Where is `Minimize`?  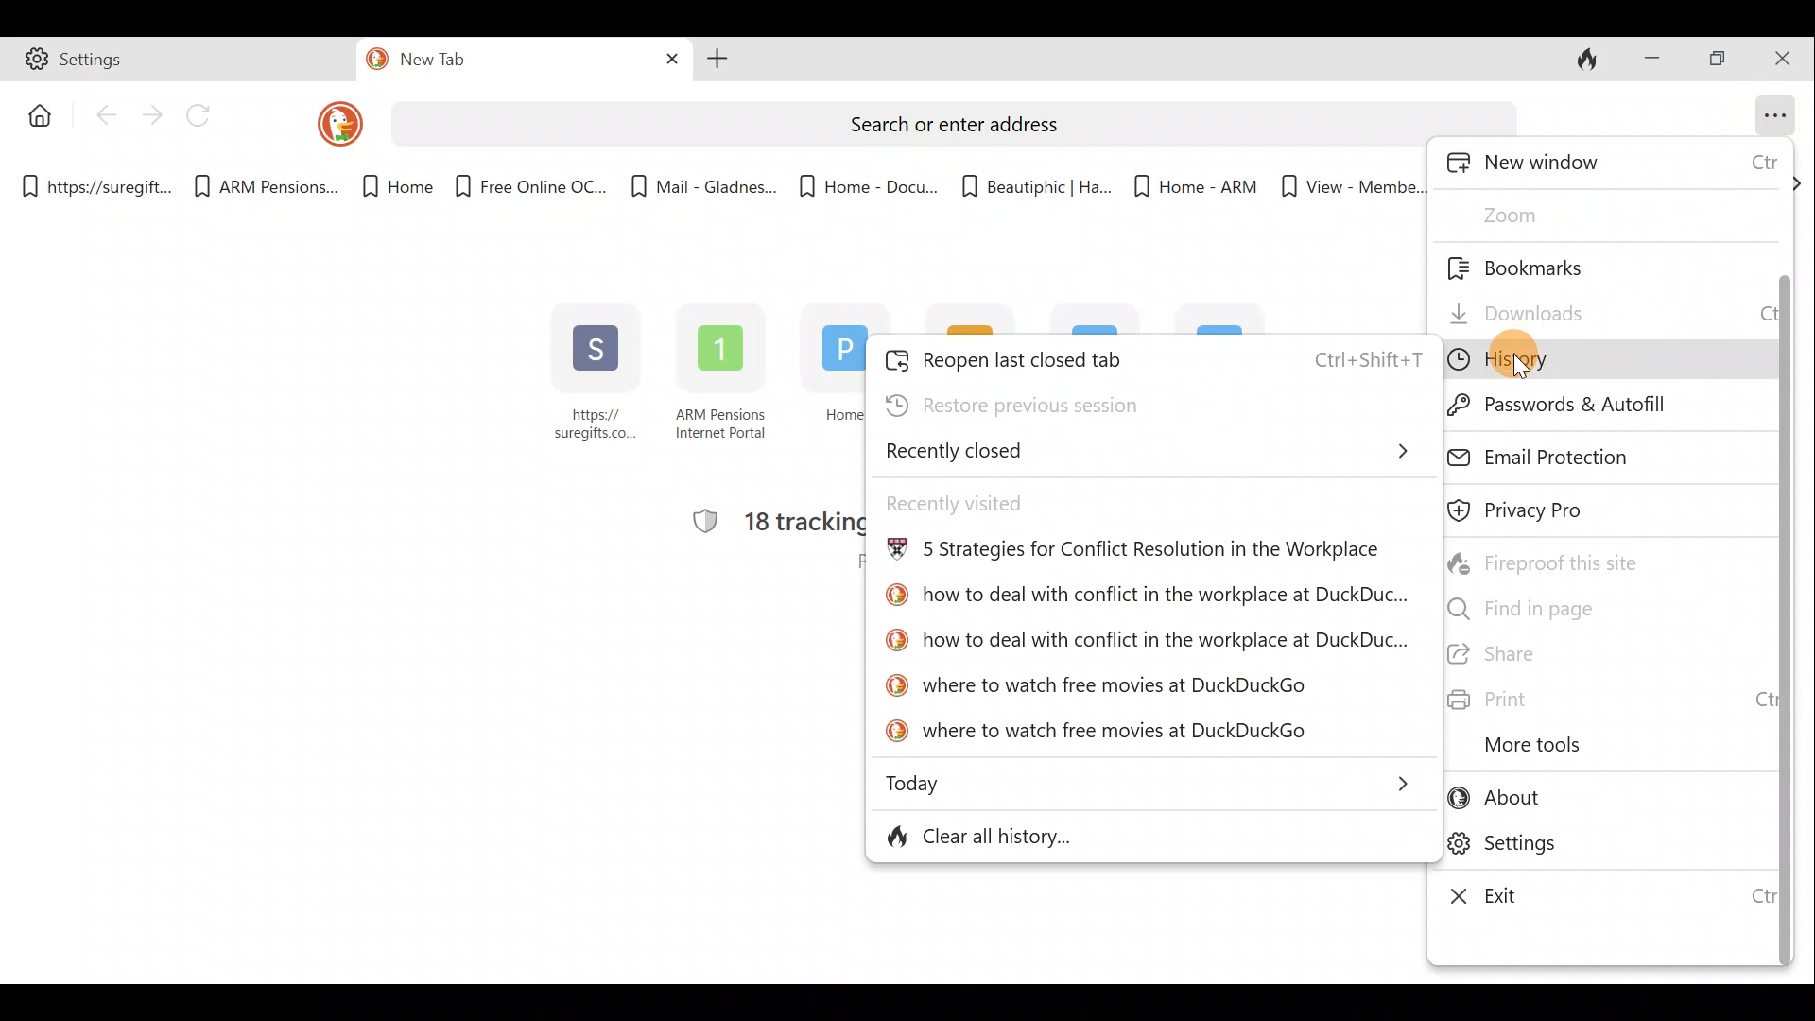 Minimize is located at coordinates (1651, 56).